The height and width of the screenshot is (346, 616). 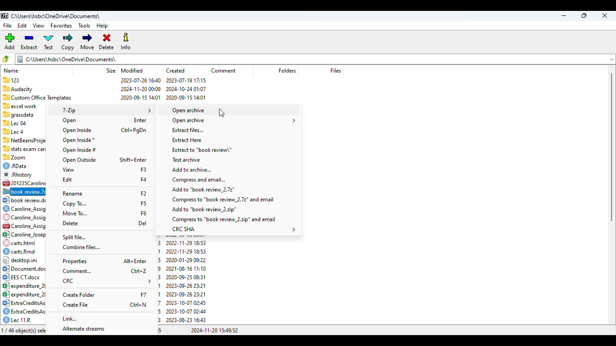 I want to click on [2] Document.docx 2859138 2021-08-16 11:09
— reueEa E Hpe0, so click(x=24, y=268).